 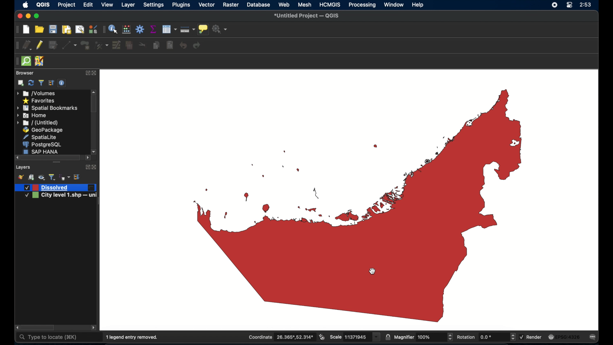 I want to click on scroll right arrow, so click(x=16, y=328).